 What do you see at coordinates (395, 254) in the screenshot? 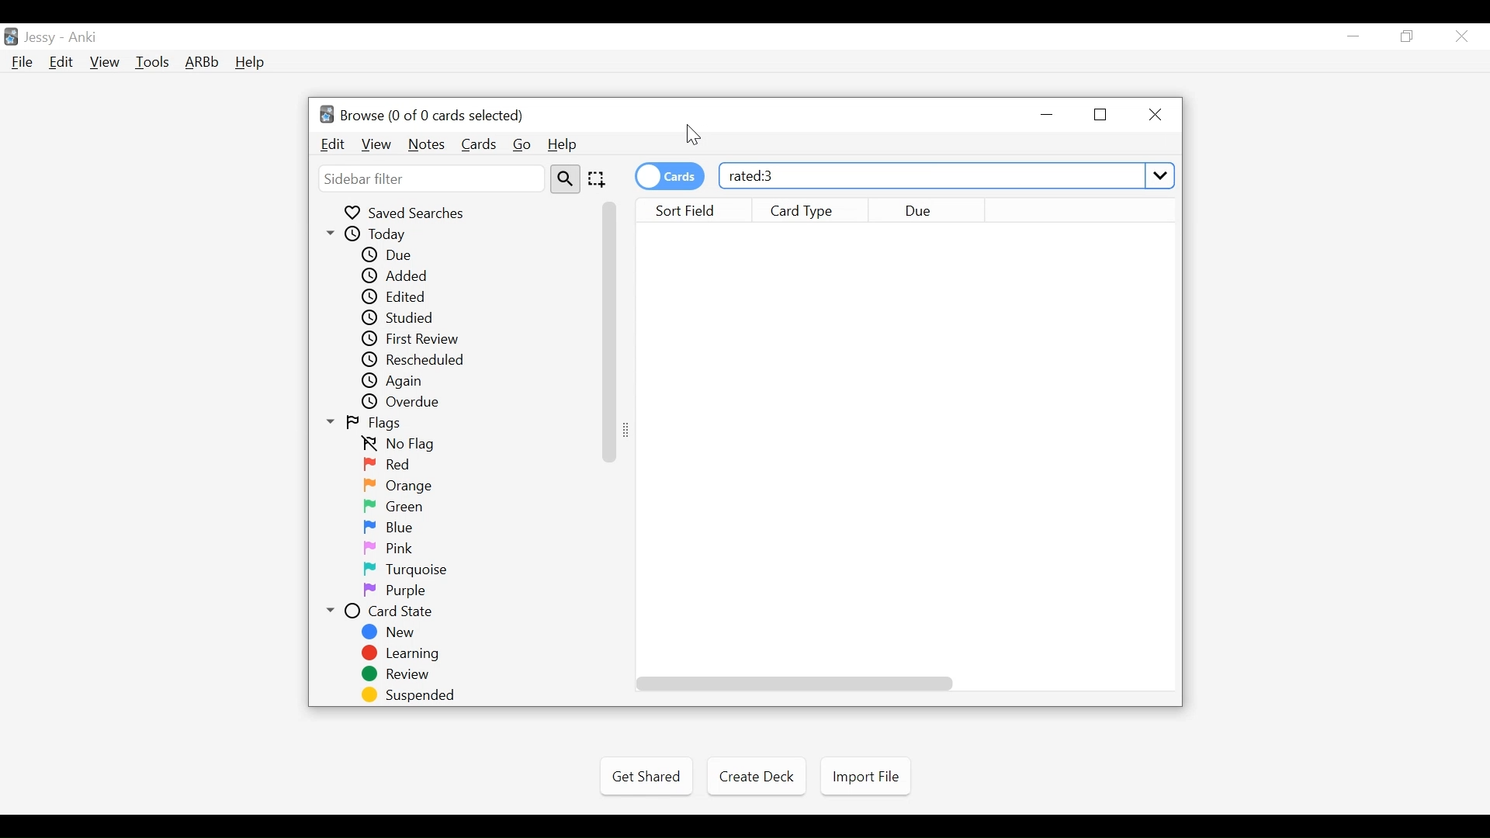
I see `Due` at bounding box center [395, 254].